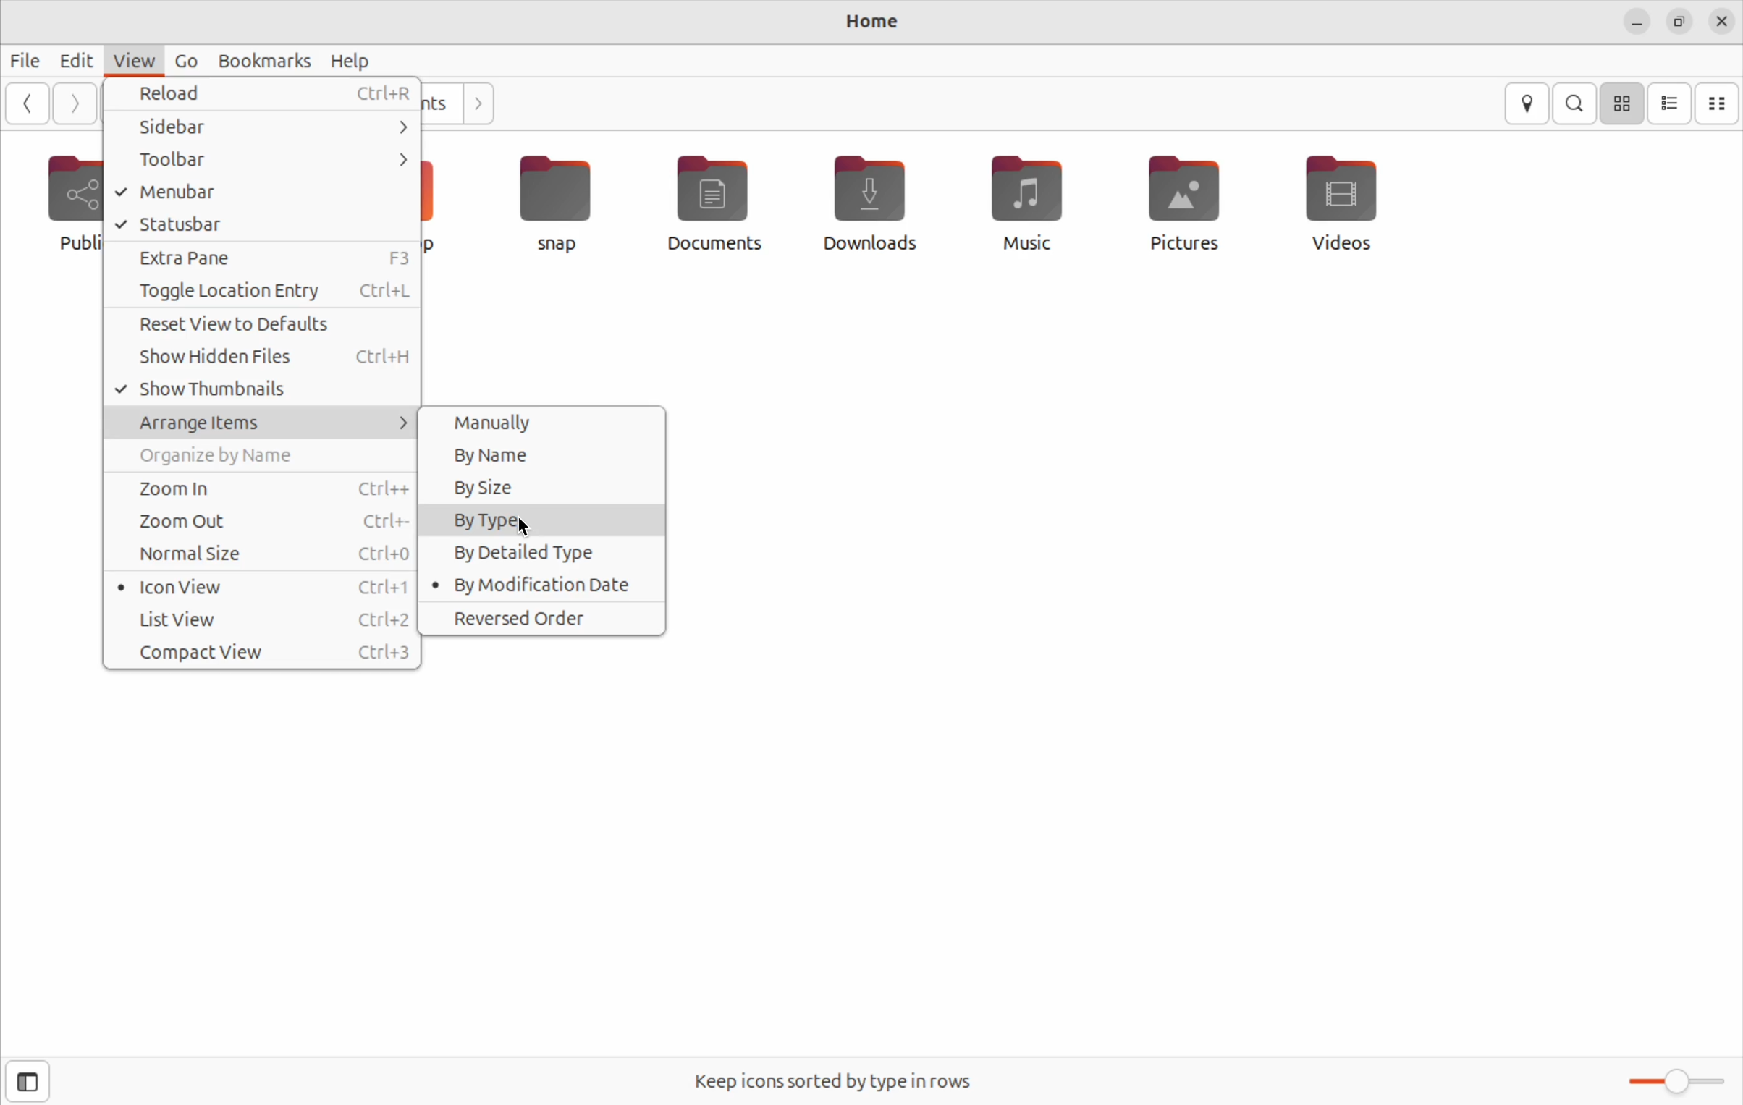 The width and height of the screenshot is (1743, 1105). I want to click on reset view to defaults, so click(258, 326).